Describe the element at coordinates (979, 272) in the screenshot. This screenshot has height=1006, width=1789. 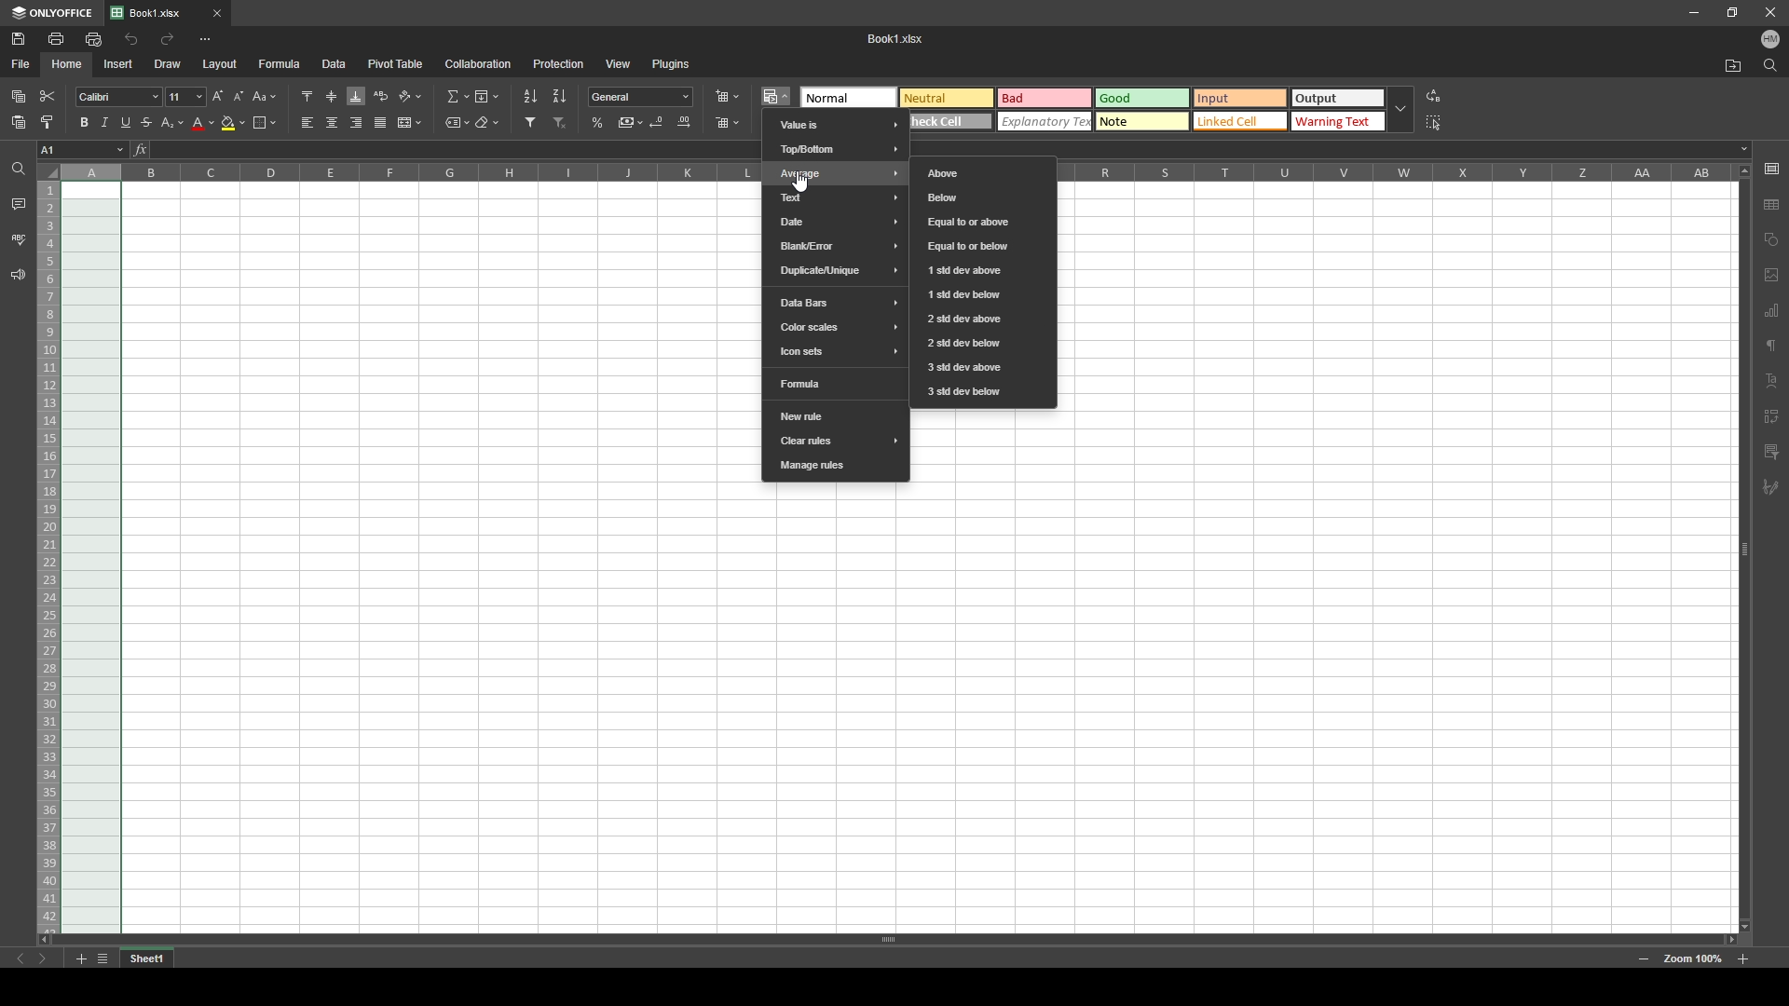
I see `1 std dev above` at that location.